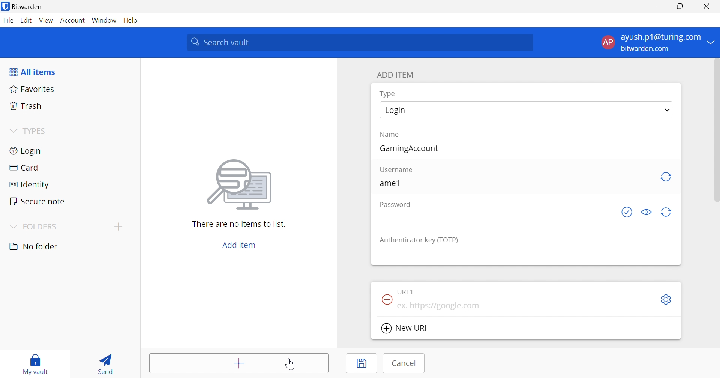 Image resolution: width=720 pixels, height=378 pixels. Describe the element at coordinates (394, 205) in the screenshot. I see `Password` at that location.